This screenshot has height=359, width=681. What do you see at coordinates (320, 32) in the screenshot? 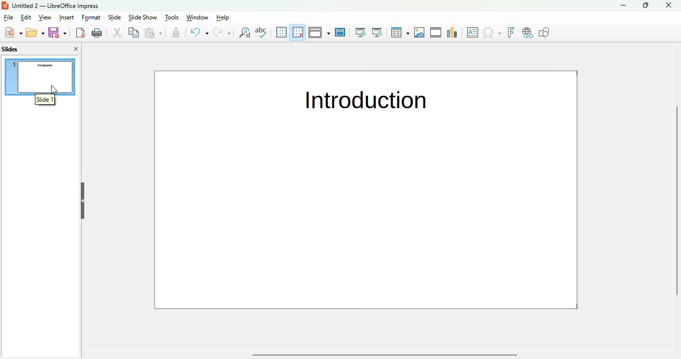
I see `display views` at bounding box center [320, 32].